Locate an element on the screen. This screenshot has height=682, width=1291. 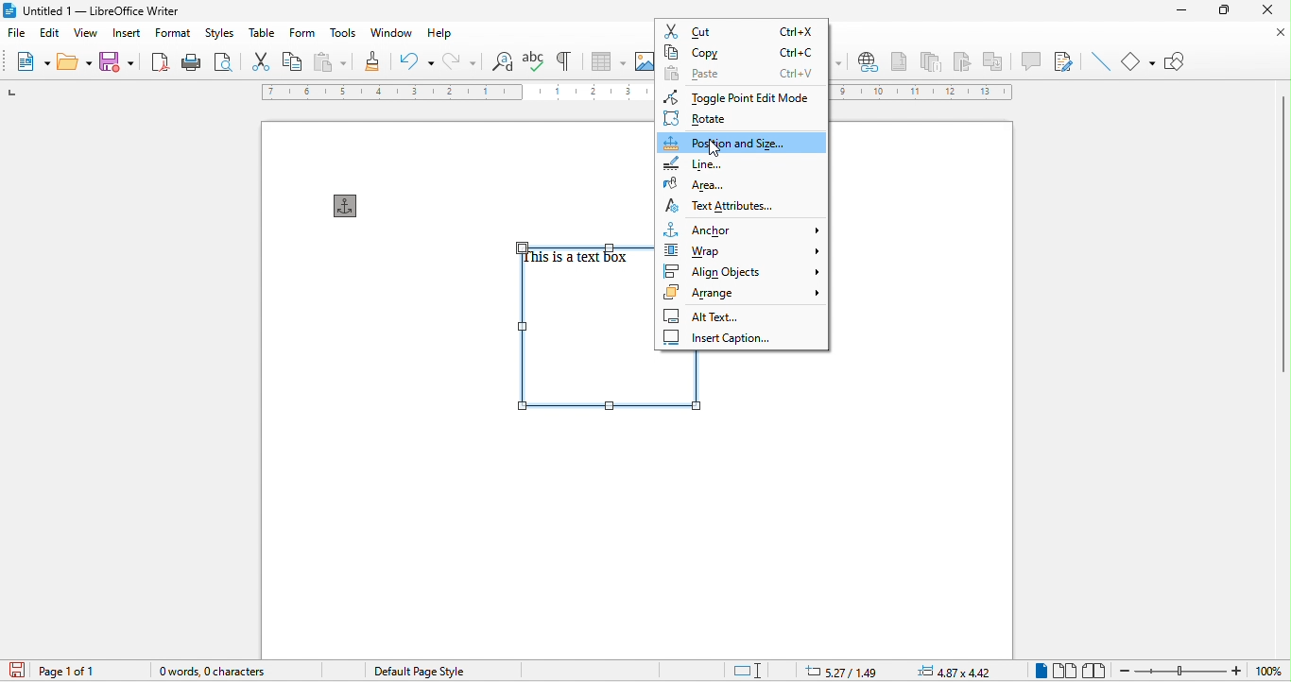
text language is located at coordinates (587, 671).